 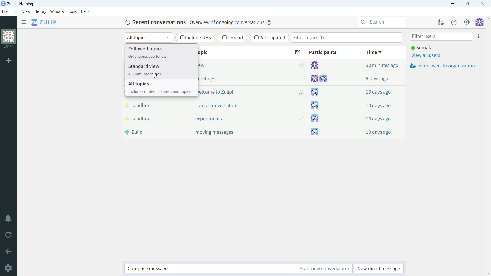 What do you see at coordinates (226, 23) in the screenshot?
I see `Overview of ongoing conversations` at bounding box center [226, 23].